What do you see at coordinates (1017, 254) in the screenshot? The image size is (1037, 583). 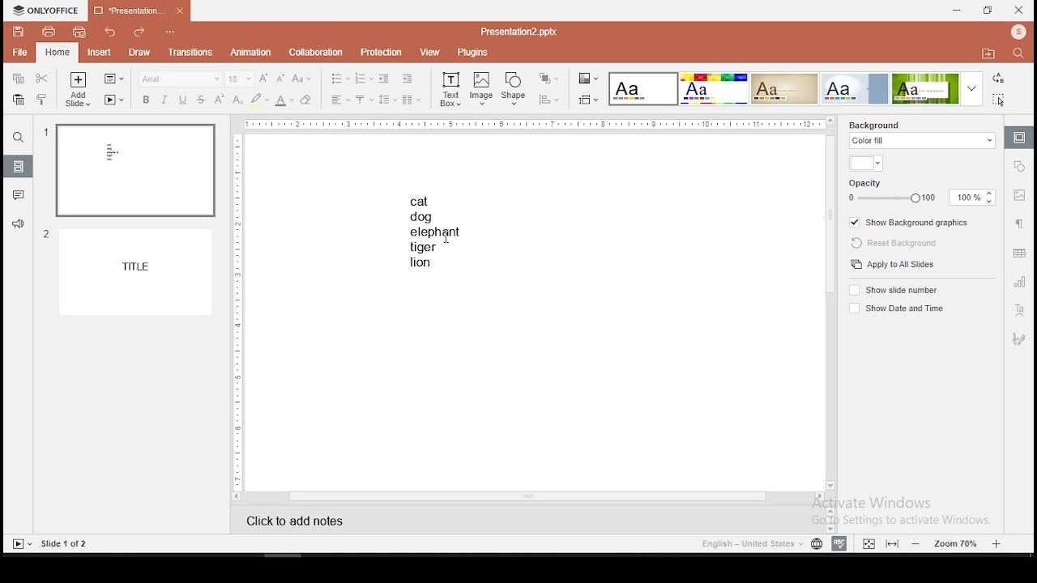 I see `table settings` at bounding box center [1017, 254].